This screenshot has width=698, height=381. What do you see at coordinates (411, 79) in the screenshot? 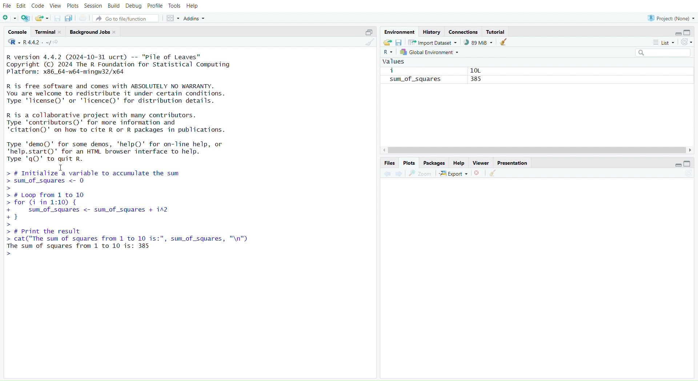
I see `sum_of_squares` at bounding box center [411, 79].